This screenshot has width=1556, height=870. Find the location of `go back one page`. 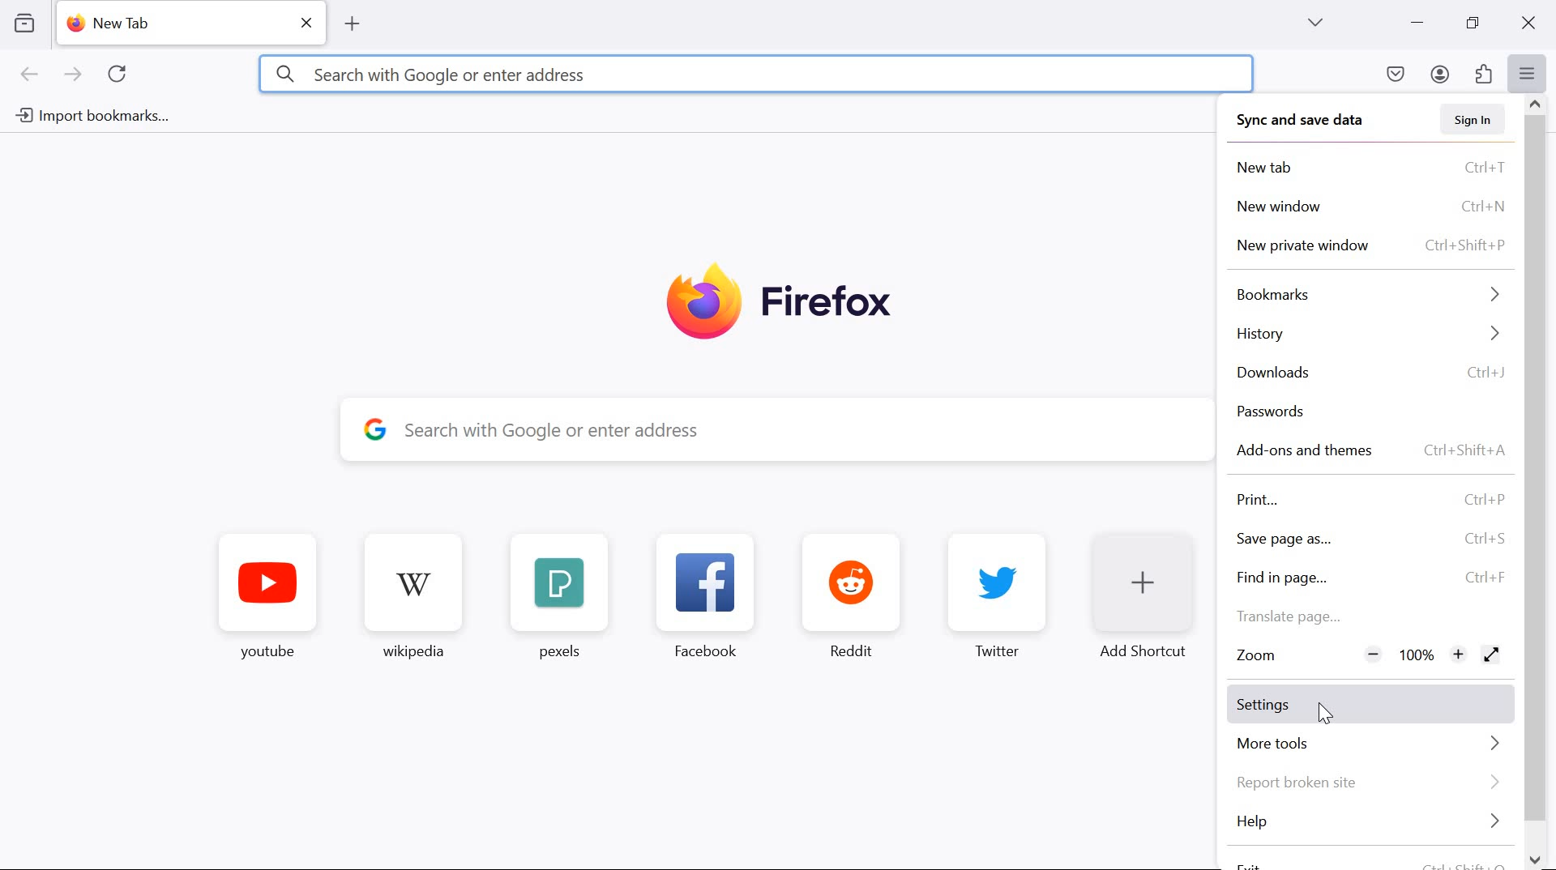

go back one page is located at coordinates (30, 74).